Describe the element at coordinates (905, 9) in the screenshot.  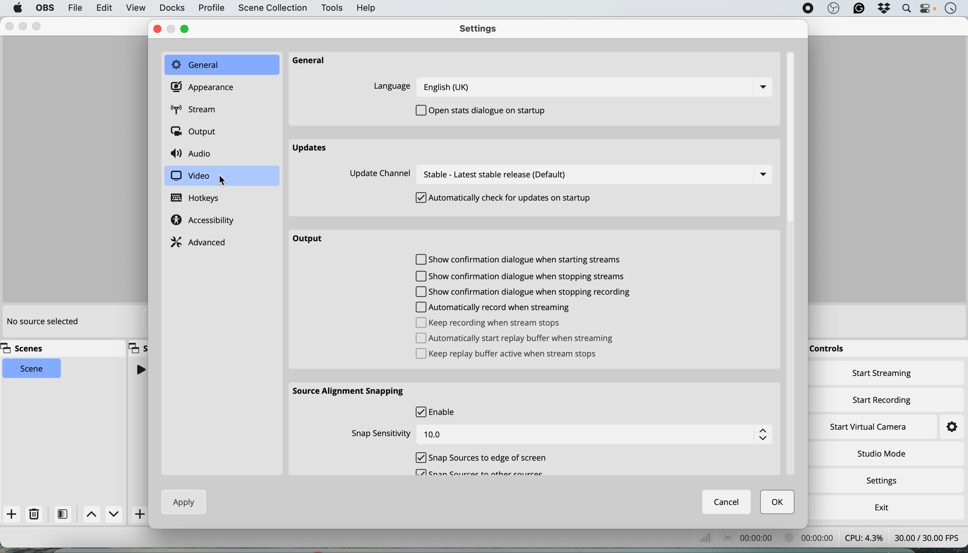
I see `spotlight search` at that location.